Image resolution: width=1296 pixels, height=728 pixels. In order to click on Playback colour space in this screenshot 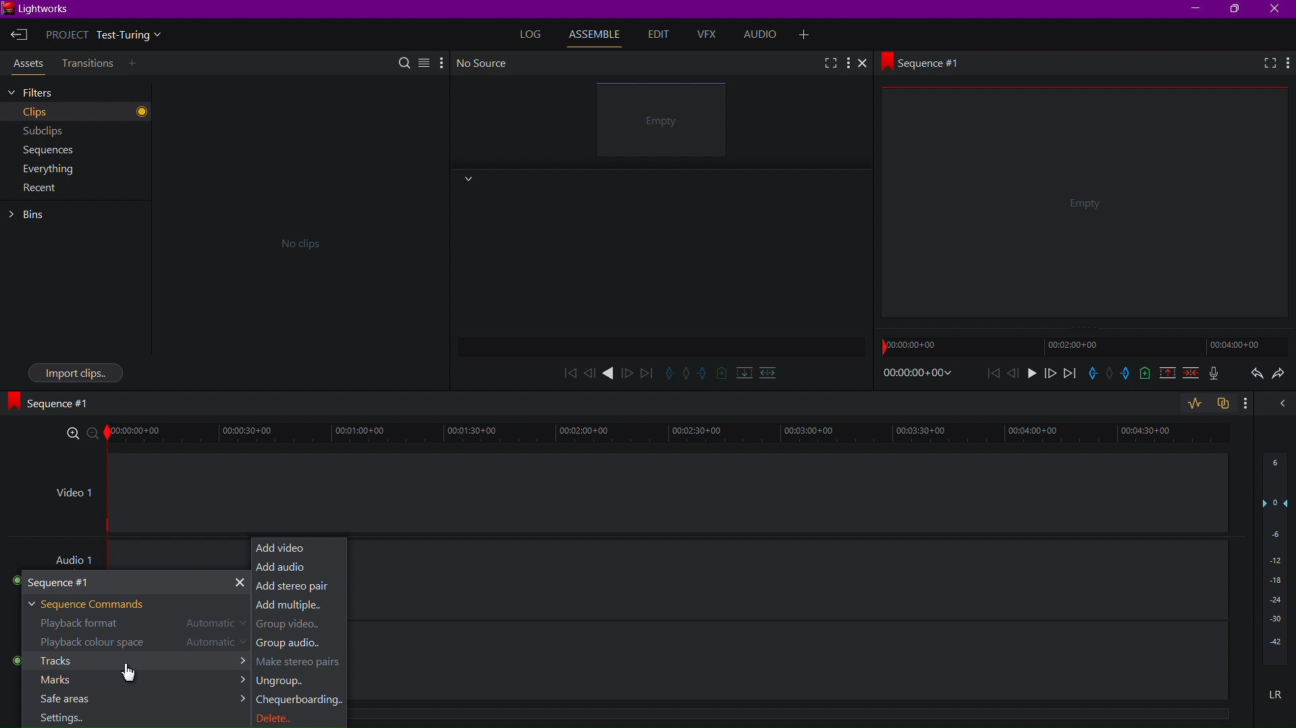, I will do `click(90, 642)`.